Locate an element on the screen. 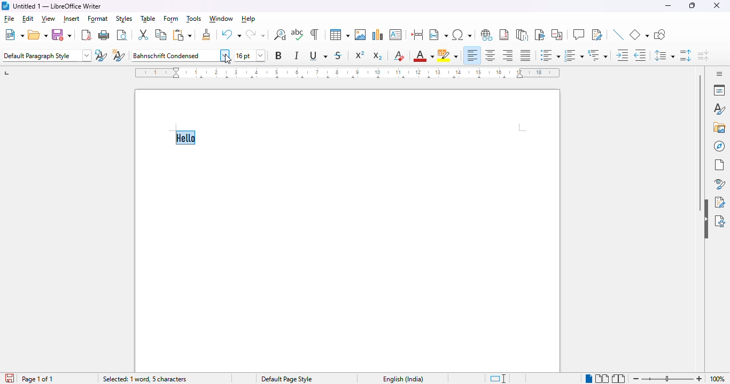  hello is located at coordinates (187, 138).